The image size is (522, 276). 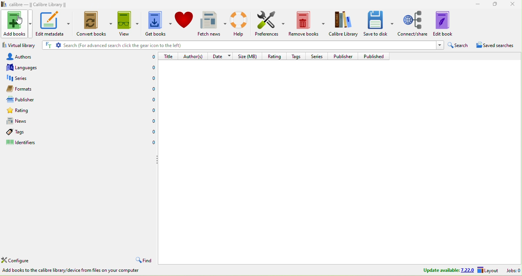 I want to click on close, so click(x=514, y=5).